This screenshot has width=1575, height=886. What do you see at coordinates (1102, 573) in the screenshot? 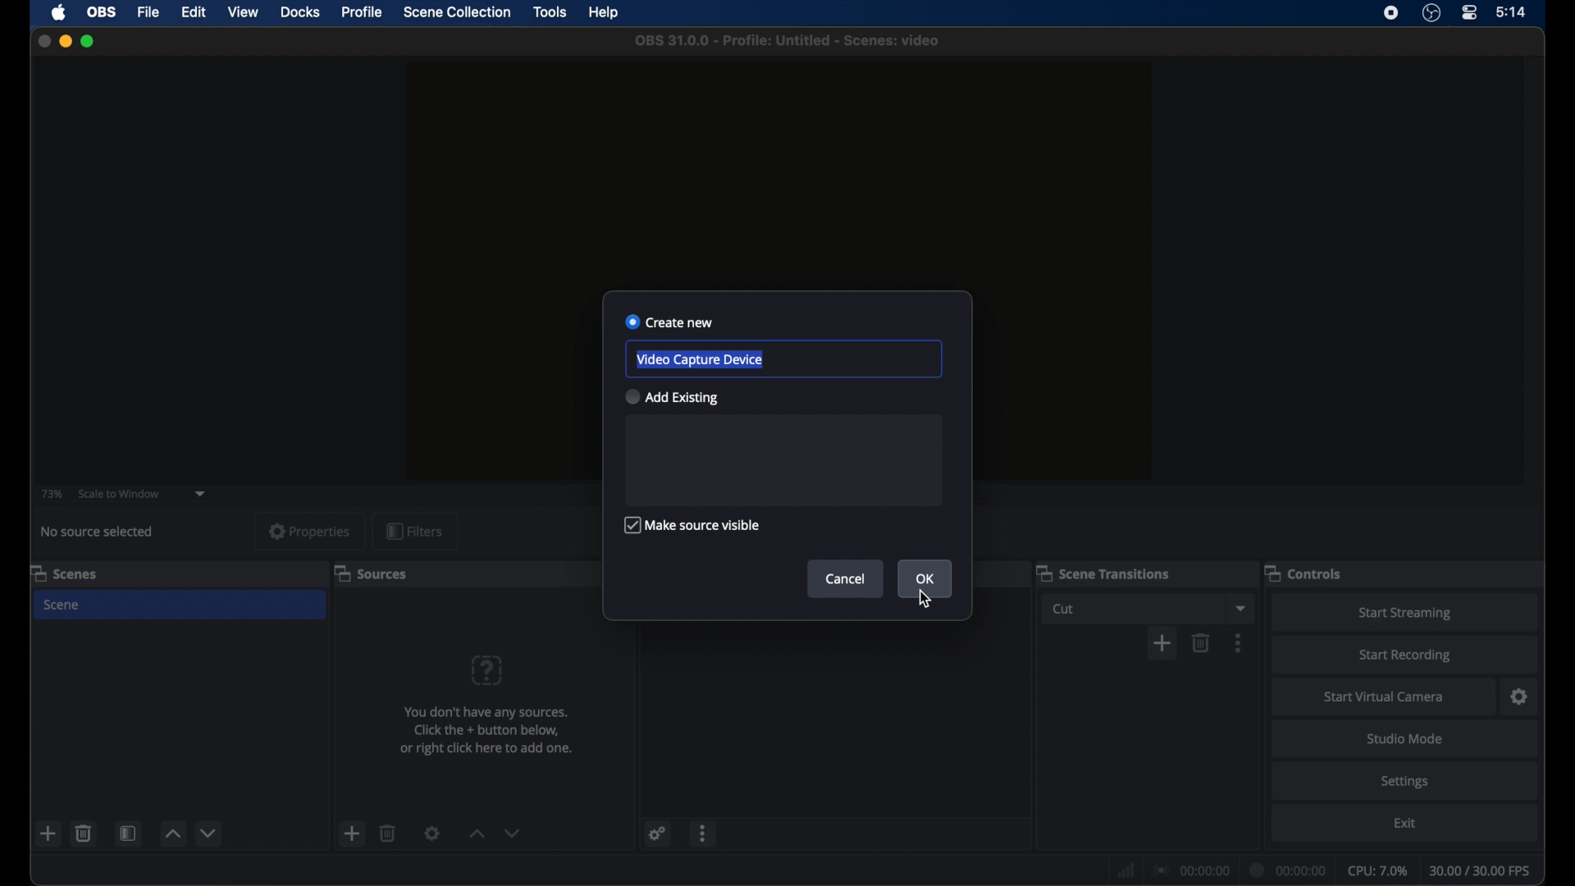
I see `scene transitions` at bounding box center [1102, 573].